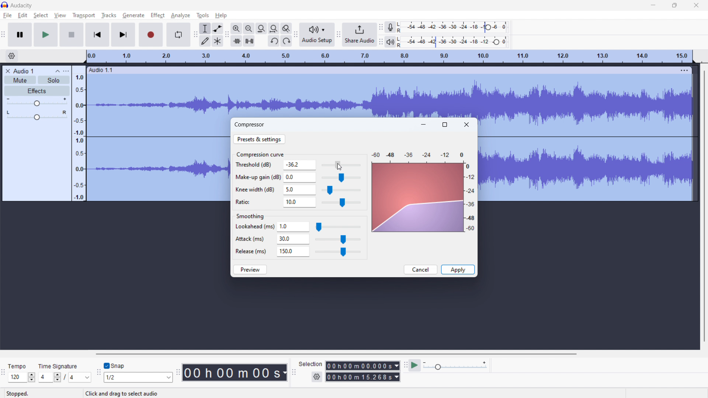  Describe the element at coordinates (287, 28) in the screenshot. I see `toggle zoom` at that location.